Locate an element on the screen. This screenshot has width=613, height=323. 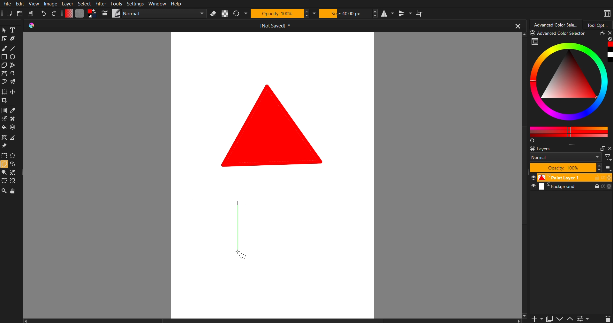
Erase is located at coordinates (215, 14).